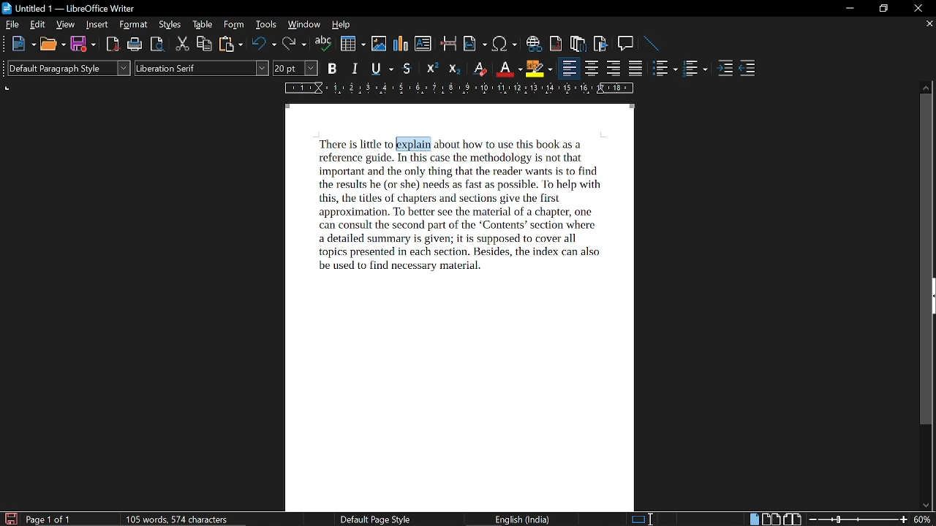 The image size is (936, 526). Describe the element at coordinates (356, 69) in the screenshot. I see `italic` at that location.